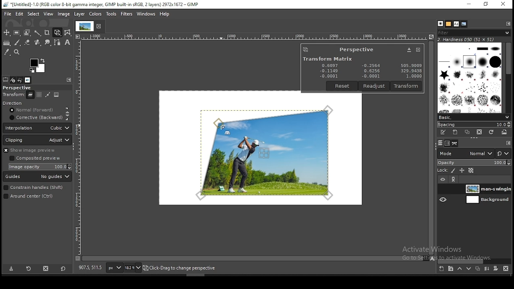  I want to click on tab, so click(84, 26).